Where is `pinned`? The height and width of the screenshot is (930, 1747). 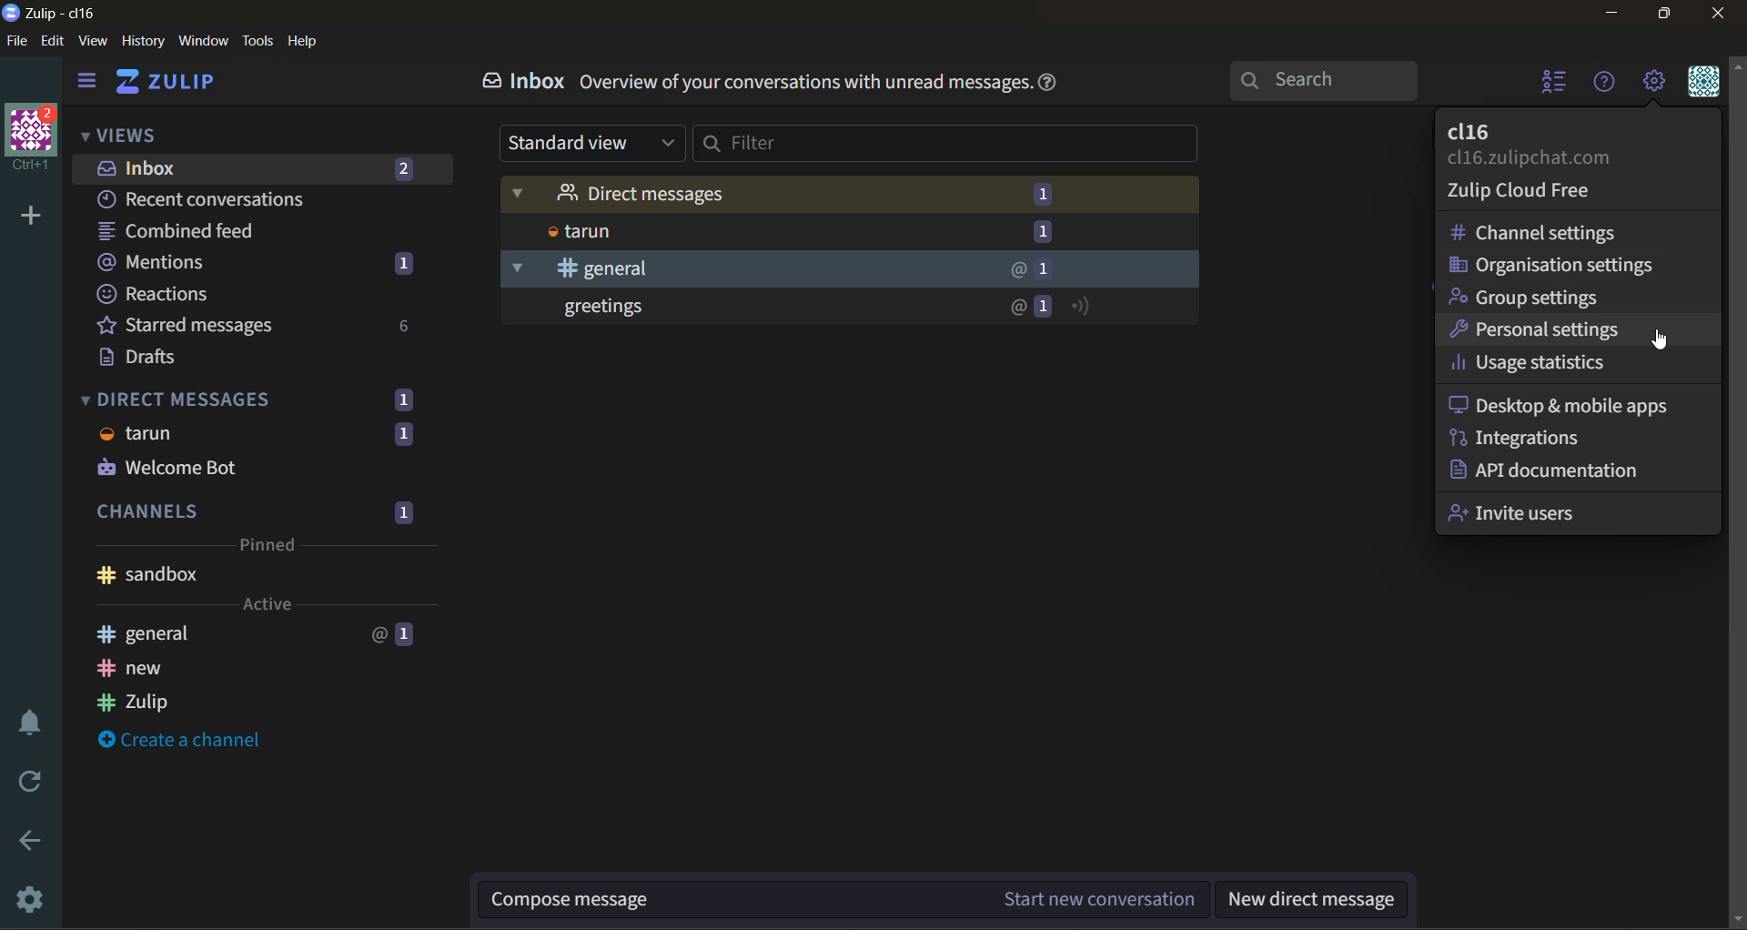 pinned is located at coordinates (266, 546).